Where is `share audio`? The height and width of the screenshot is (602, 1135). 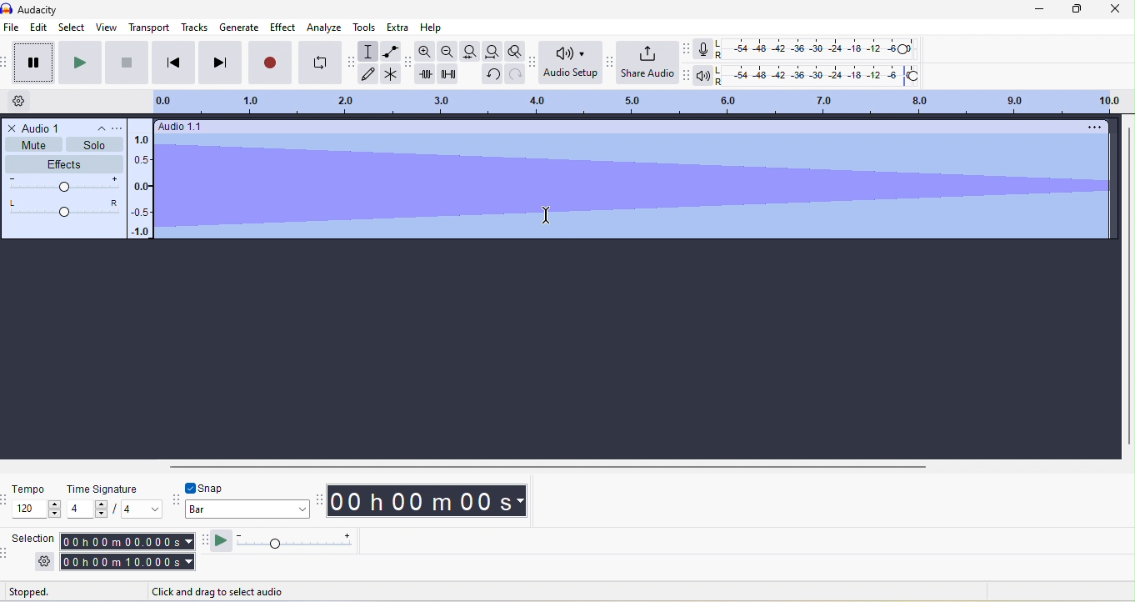
share audio is located at coordinates (649, 63).